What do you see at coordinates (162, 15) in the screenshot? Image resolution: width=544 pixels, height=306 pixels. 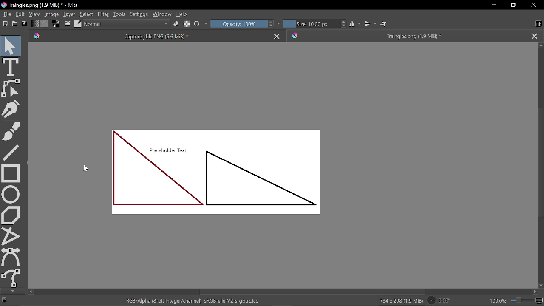 I see `Window` at bounding box center [162, 15].